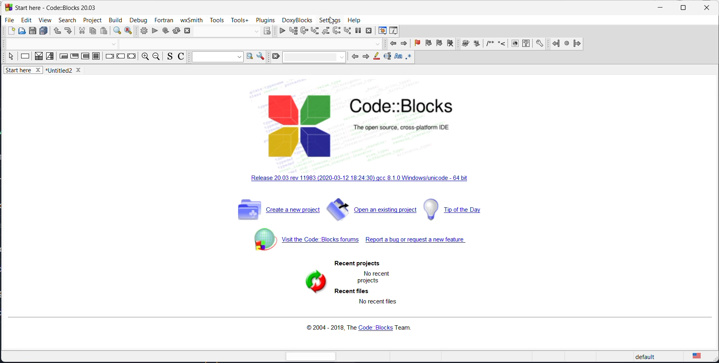 Image resolution: width=719 pixels, height=363 pixels. I want to click on block instruction, so click(97, 58).